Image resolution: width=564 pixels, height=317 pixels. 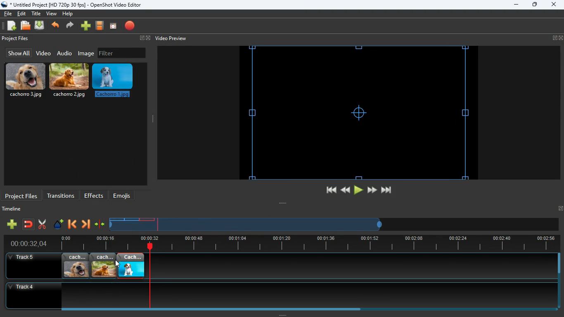 I want to click on cachorro.1.jpg, so click(x=114, y=83).